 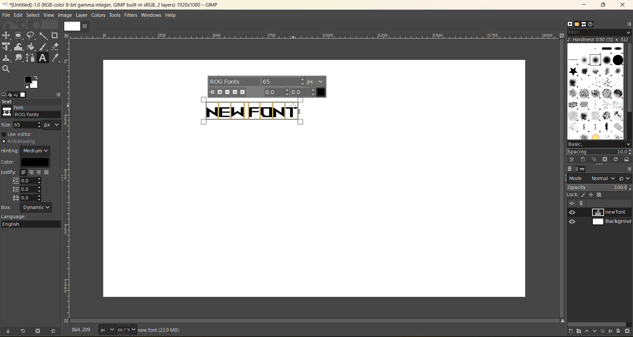 I want to click on size, so click(x=31, y=126).